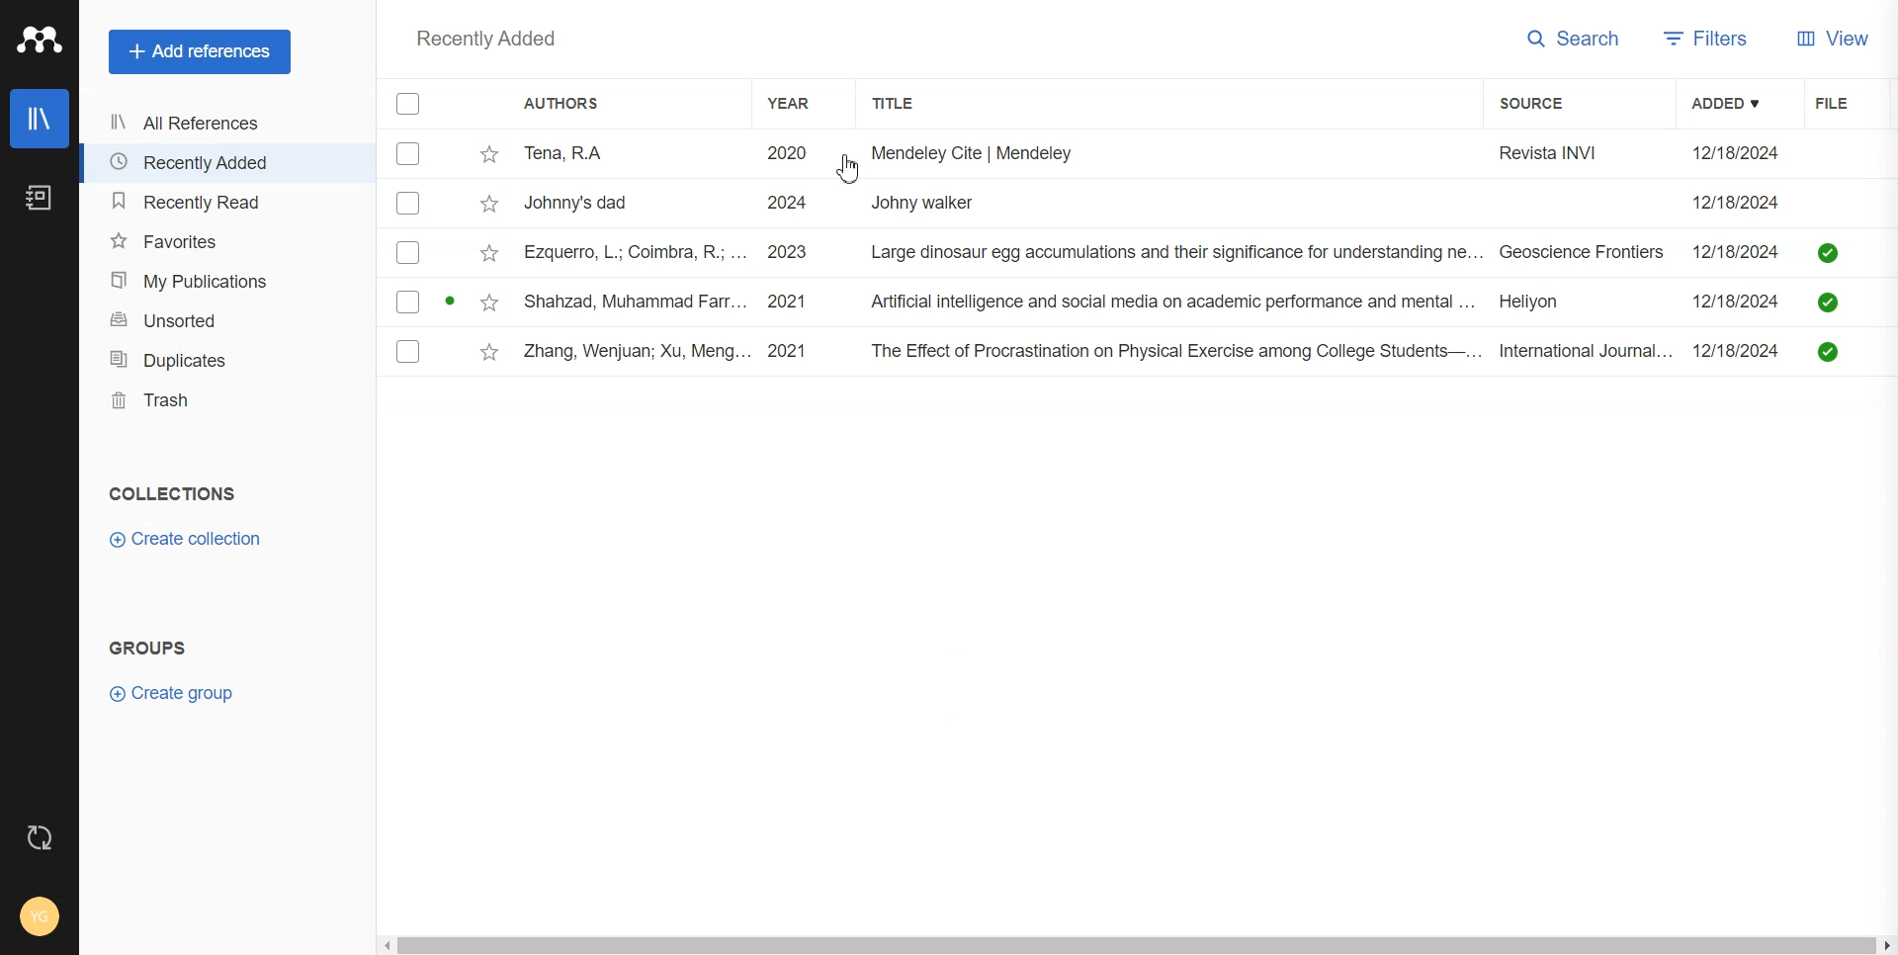  What do you see at coordinates (1137, 946) in the screenshot?
I see `Horizontal scroll bar` at bounding box center [1137, 946].